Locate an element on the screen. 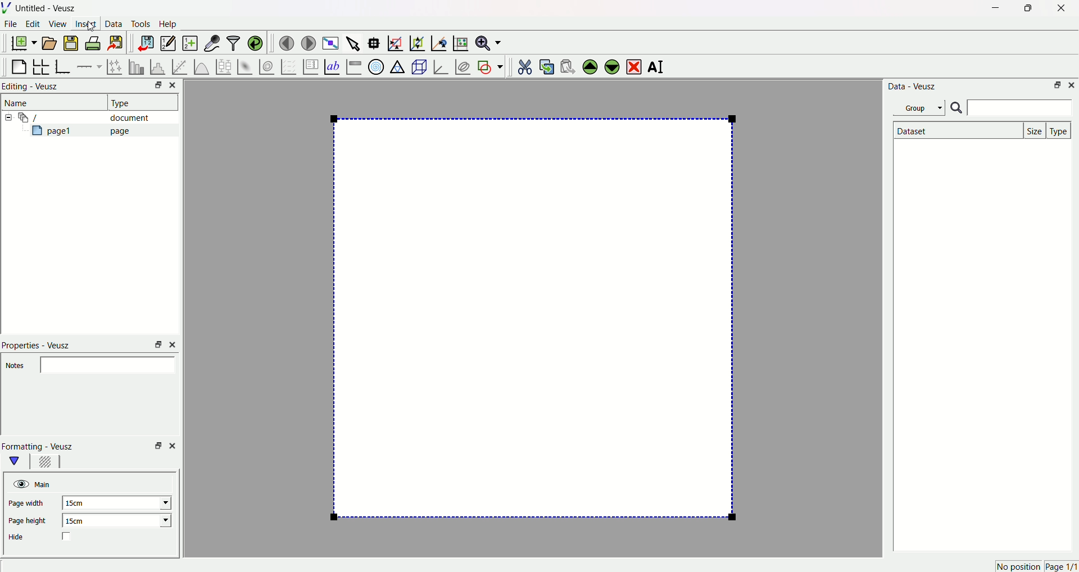 The image size is (1079, 572). move the widgets up is located at coordinates (590, 66).